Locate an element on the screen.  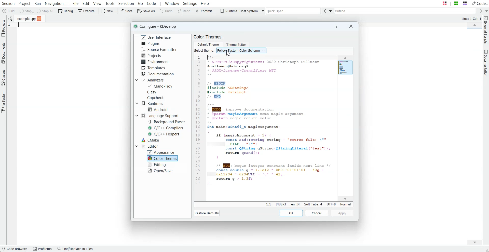
Text is located at coordinates (157, 26).